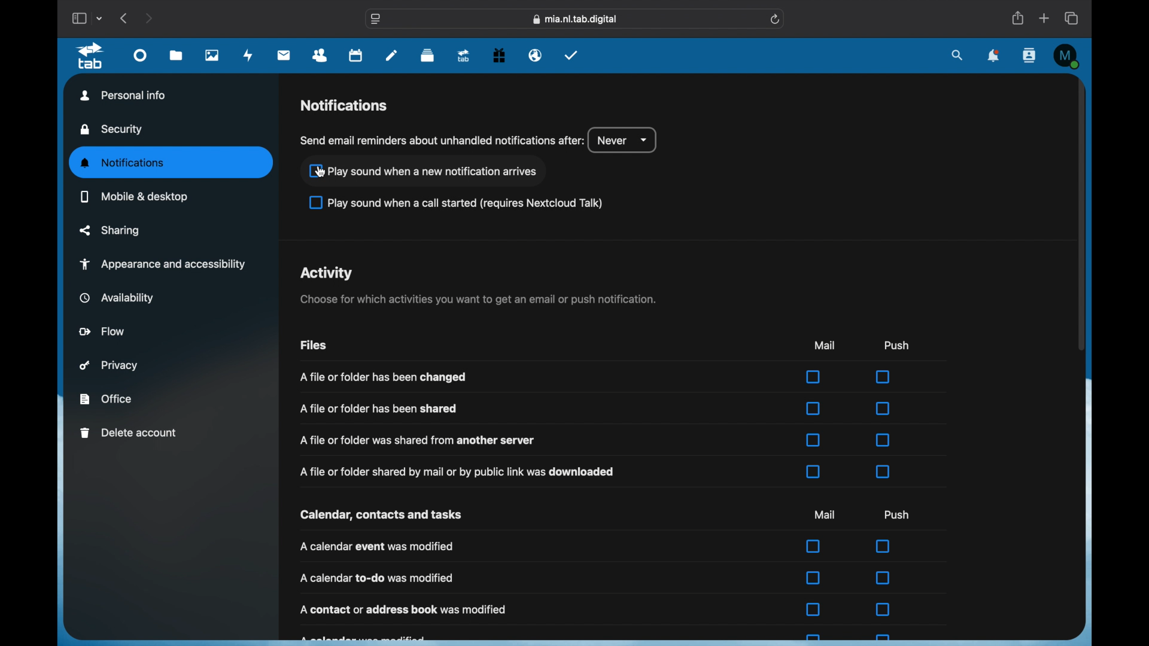  I want to click on cursor, so click(320, 171).